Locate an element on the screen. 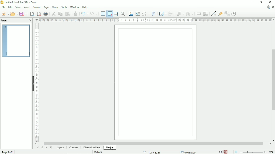  Minimize is located at coordinates (252, 2).